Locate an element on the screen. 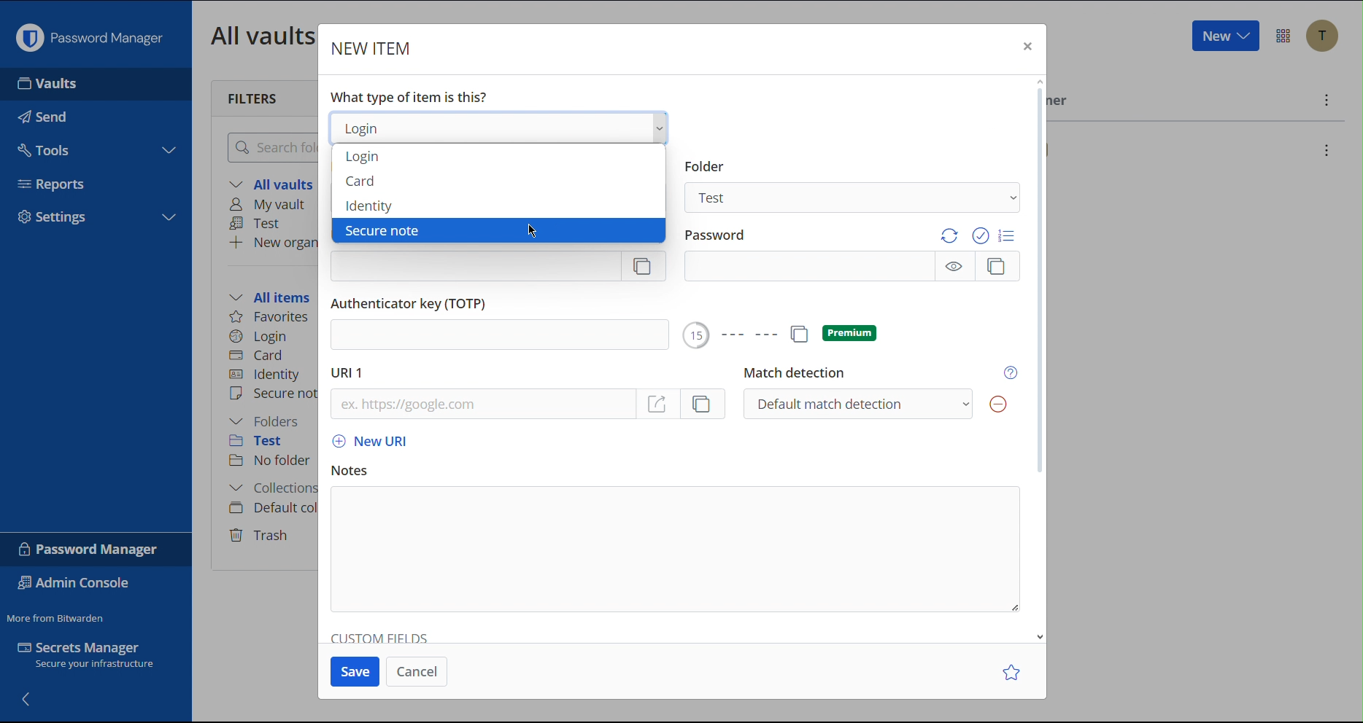  My vault is located at coordinates (272, 206).